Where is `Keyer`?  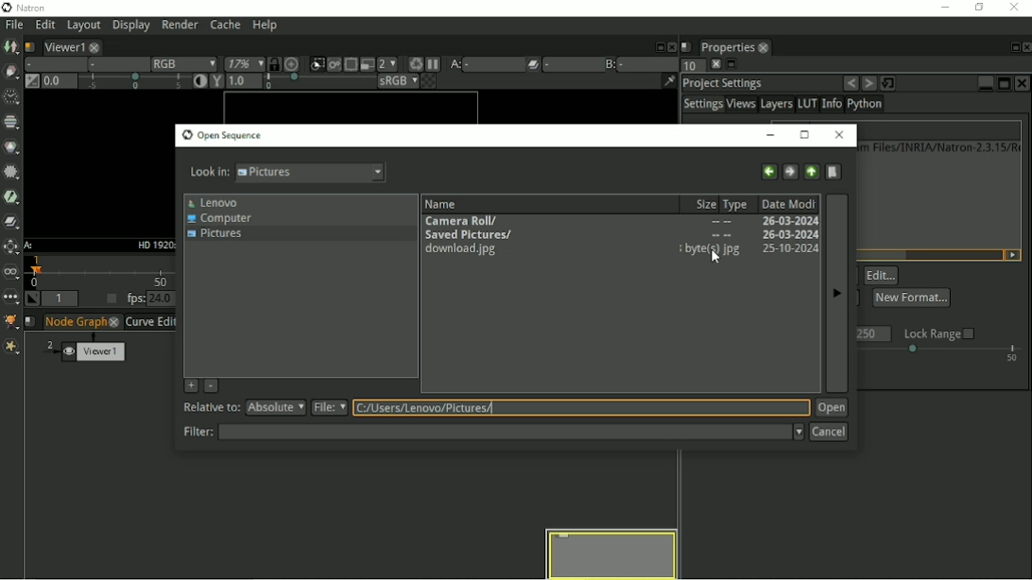
Keyer is located at coordinates (11, 196).